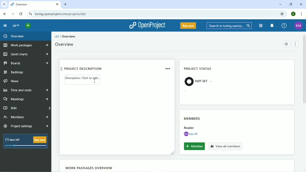 Image resolution: width=306 pixels, height=172 pixels. I want to click on Buy now, so click(188, 25).